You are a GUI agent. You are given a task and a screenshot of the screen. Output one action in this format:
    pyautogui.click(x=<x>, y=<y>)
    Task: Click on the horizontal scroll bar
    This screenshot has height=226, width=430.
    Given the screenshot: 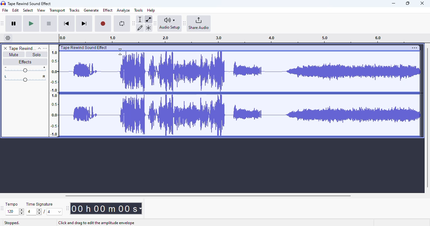 What is the action you would take?
    pyautogui.click(x=208, y=196)
    